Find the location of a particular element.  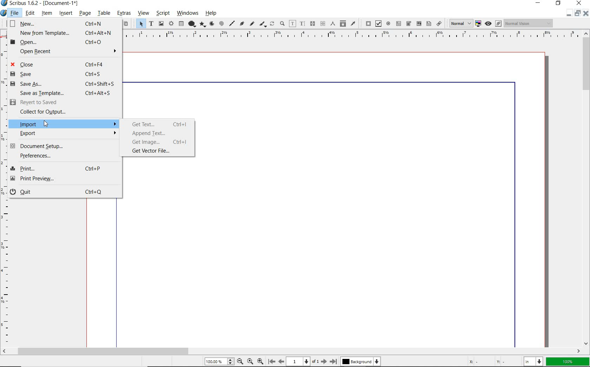

Next Page is located at coordinates (324, 362).